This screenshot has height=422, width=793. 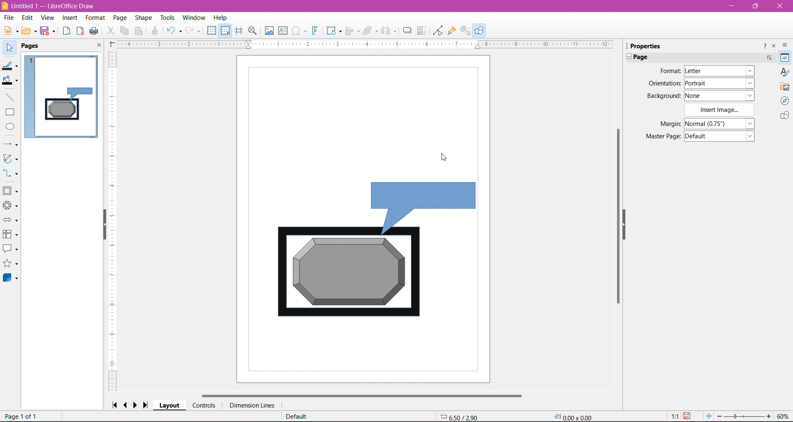 I want to click on Align Objects, so click(x=352, y=32).